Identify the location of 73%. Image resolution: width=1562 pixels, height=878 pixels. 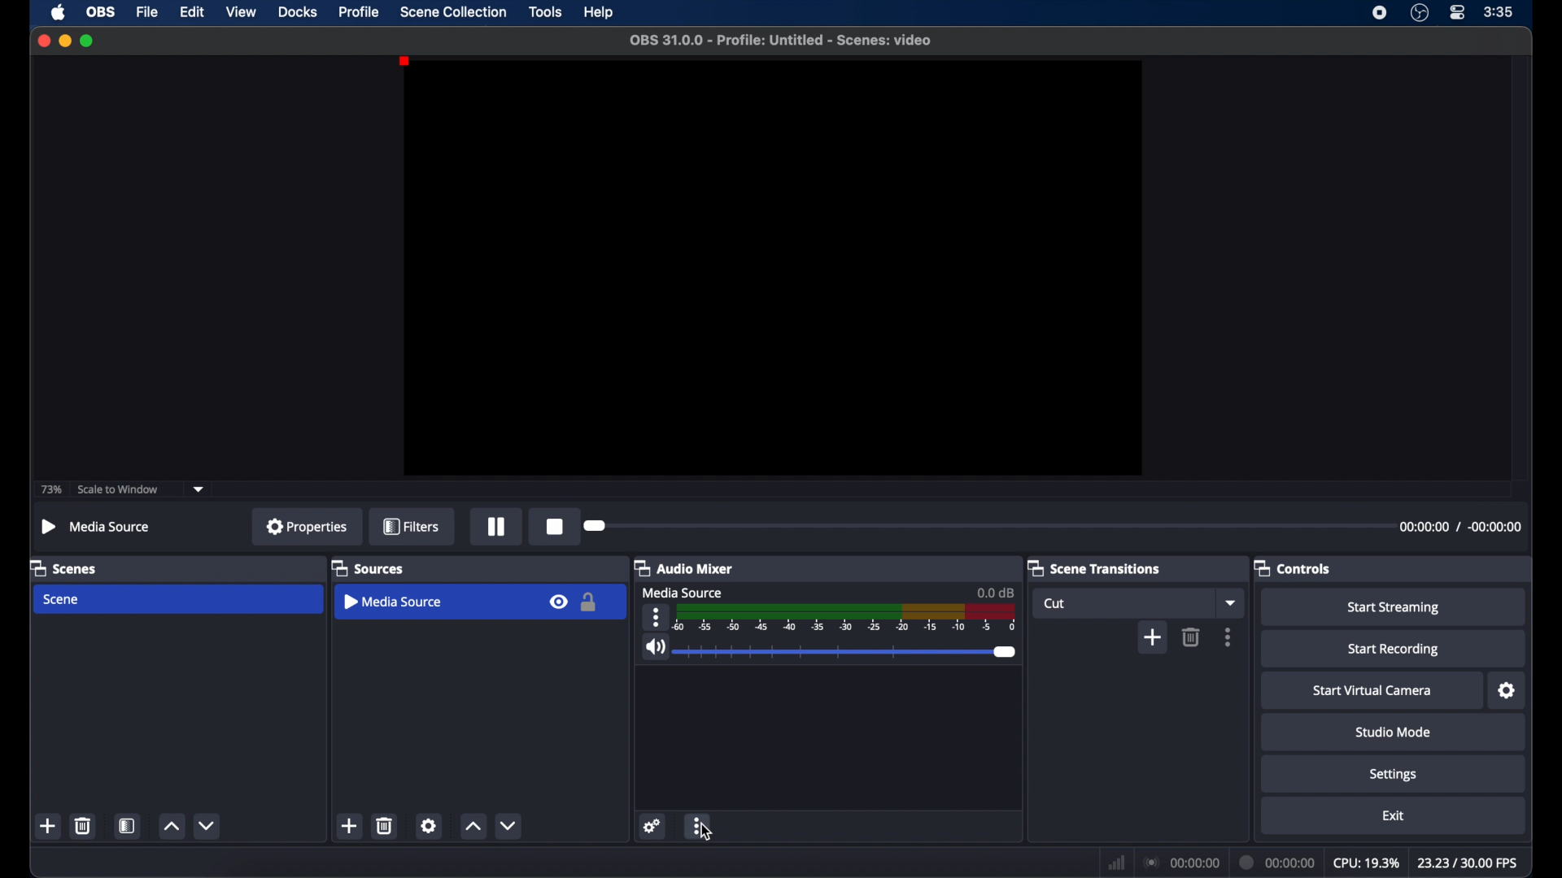
(50, 489).